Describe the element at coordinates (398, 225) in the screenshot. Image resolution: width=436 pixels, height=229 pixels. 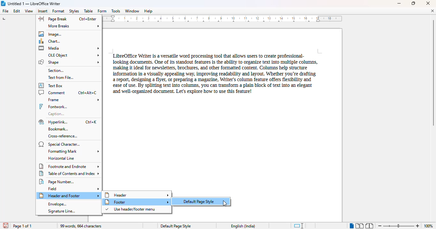
I see `change zoom level` at that location.